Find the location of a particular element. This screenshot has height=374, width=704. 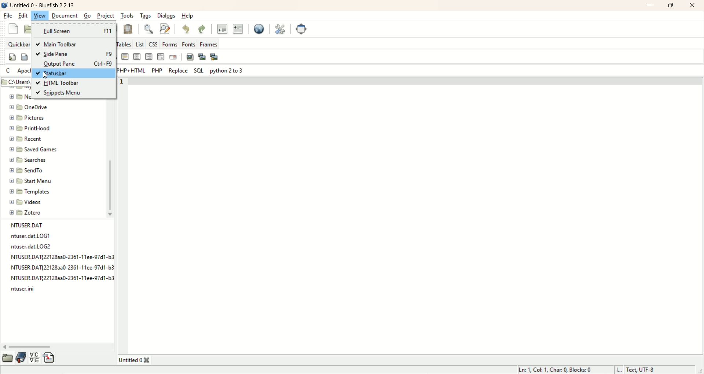

side pane is located at coordinates (74, 54).